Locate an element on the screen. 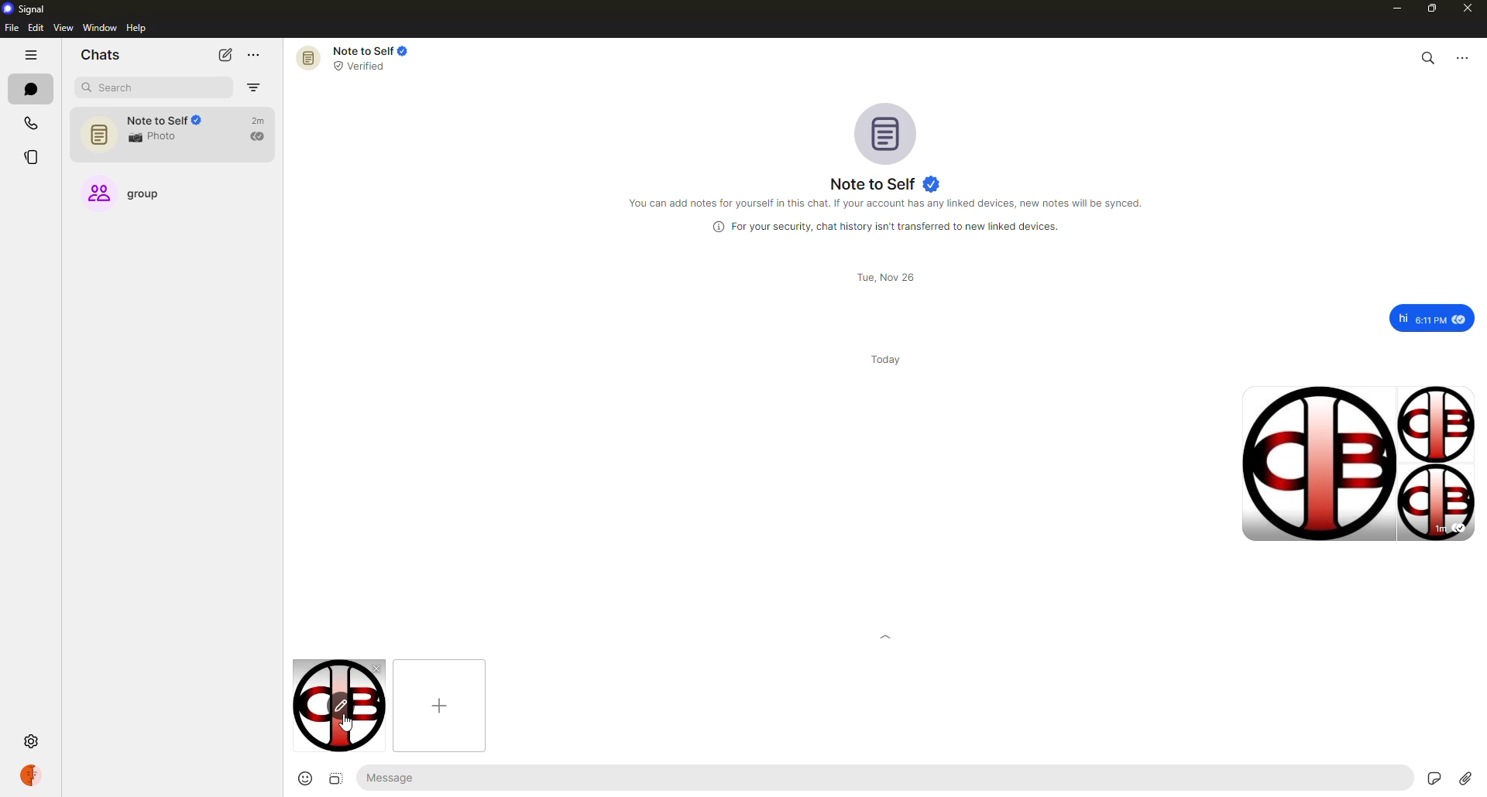  note to self is located at coordinates (365, 57).